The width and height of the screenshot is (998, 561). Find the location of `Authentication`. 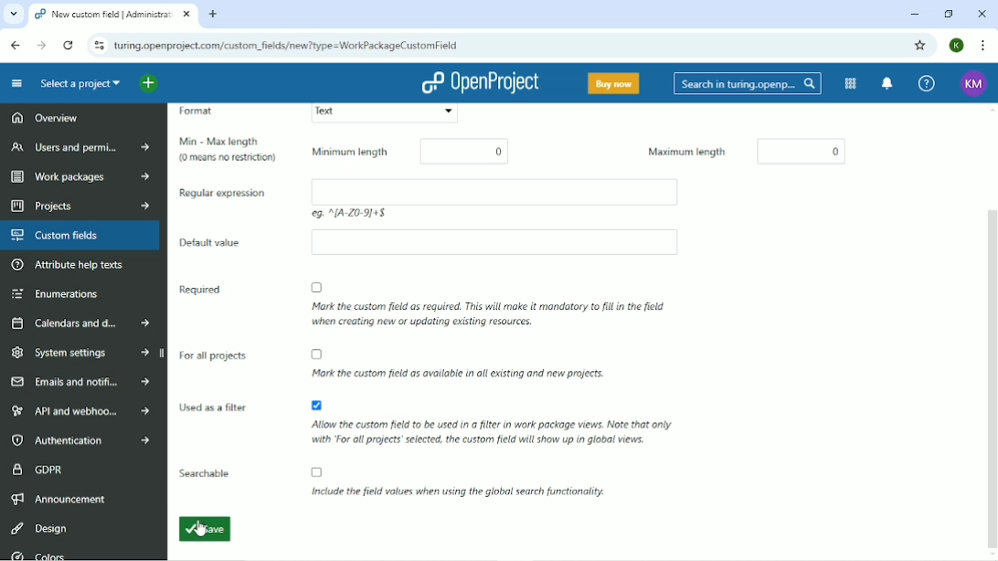

Authentication is located at coordinates (85, 440).